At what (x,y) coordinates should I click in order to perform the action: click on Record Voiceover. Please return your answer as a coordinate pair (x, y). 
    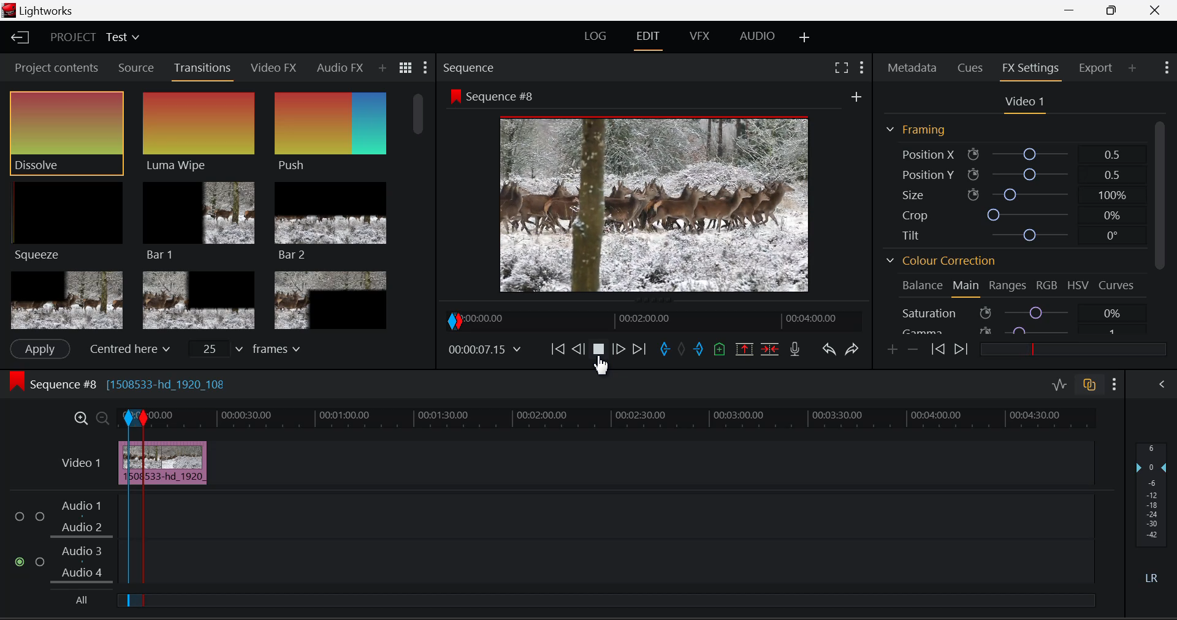
    Looking at the image, I should click on (796, 349).